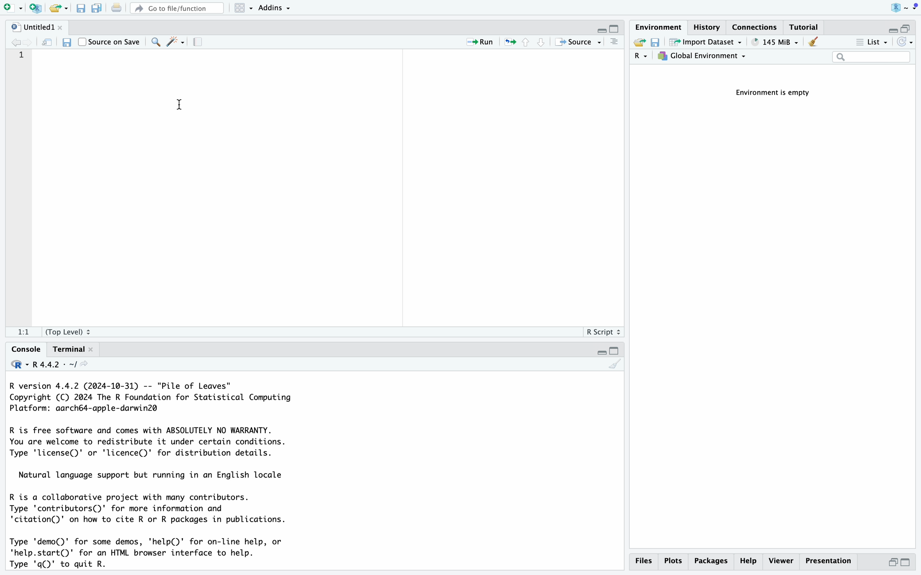 The image size is (921, 575). I want to click on clear objects from the workspace, so click(813, 43).